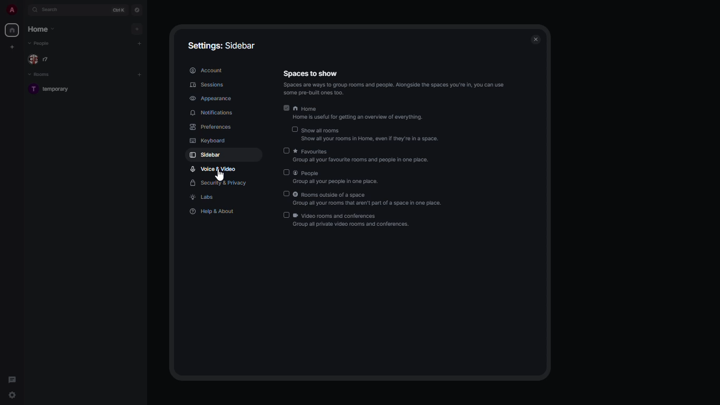 The width and height of the screenshot is (720, 405). I want to click on , so click(287, 108).